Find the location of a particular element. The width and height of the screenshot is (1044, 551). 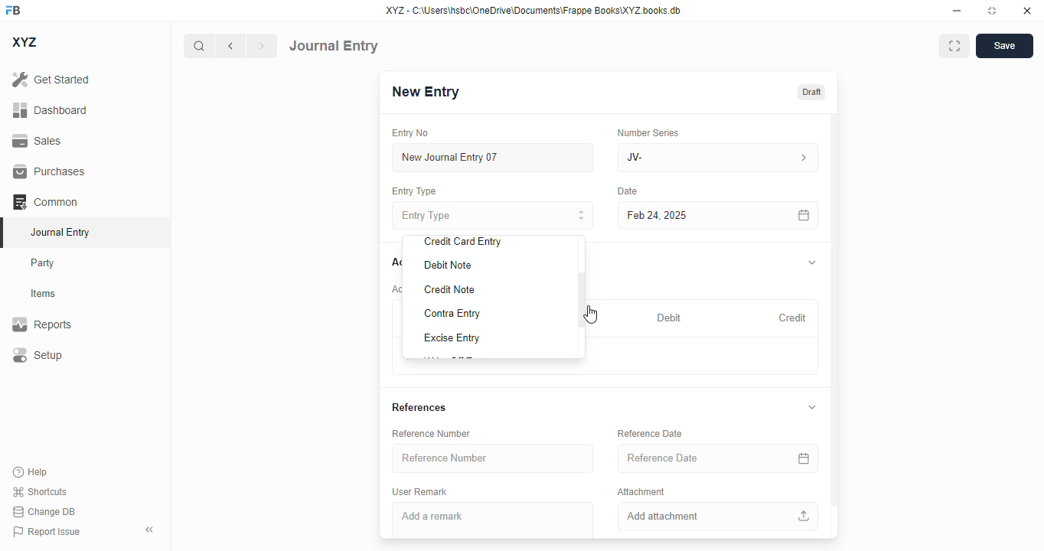

items is located at coordinates (44, 294).